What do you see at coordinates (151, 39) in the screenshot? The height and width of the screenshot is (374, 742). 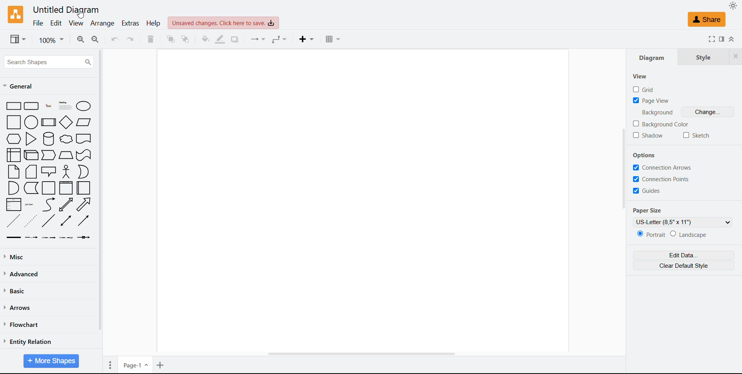 I see `Delete ` at bounding box center [151, 39].